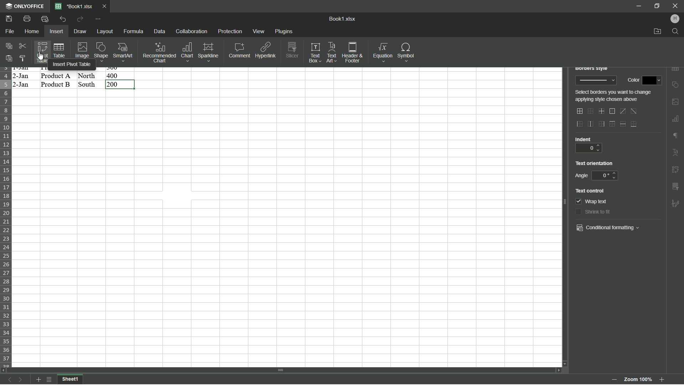 The width and height of the screenshot is (684, 385). I want to click on color, so click(633, 80).